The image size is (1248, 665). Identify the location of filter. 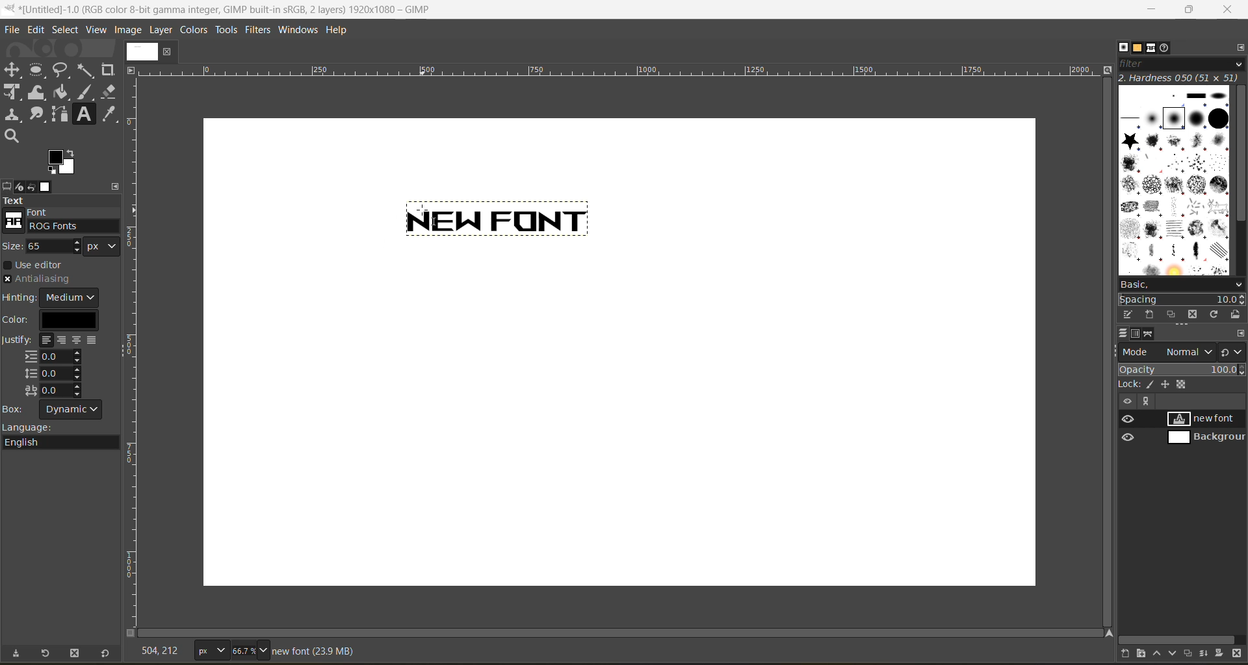
(1180, 67).